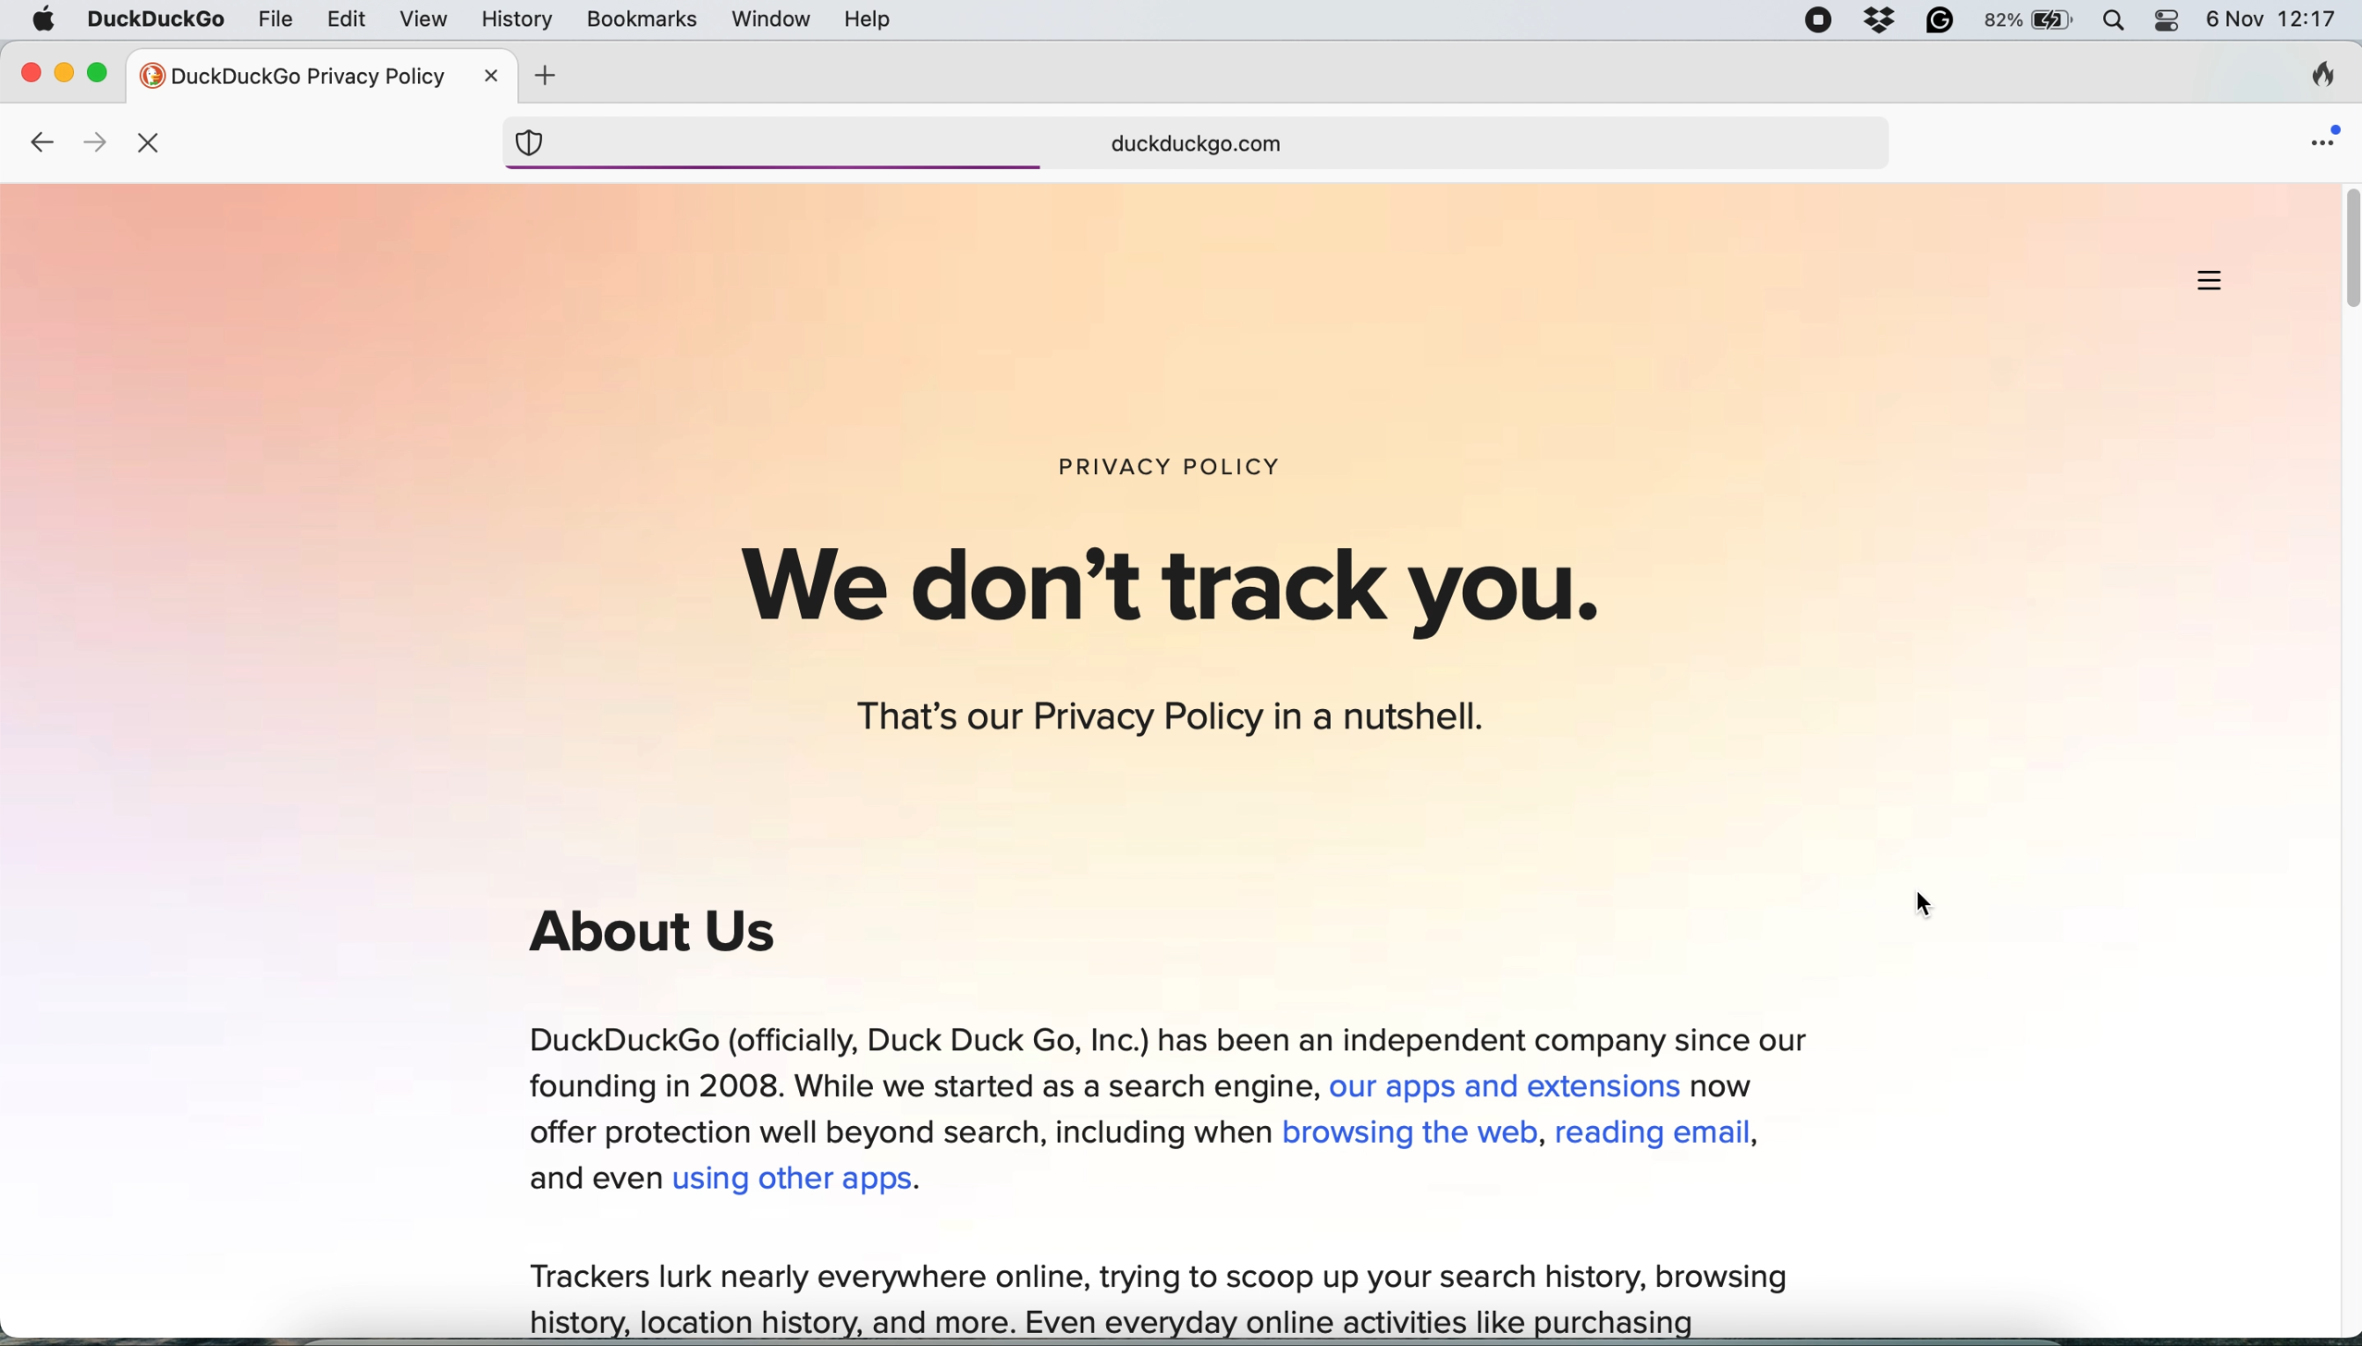 This screenshot has height=1346, width=2362. What do you see at coordinates (2213, 287) in the screenshot?
I see `more options` at bounding box center [2213, 287].